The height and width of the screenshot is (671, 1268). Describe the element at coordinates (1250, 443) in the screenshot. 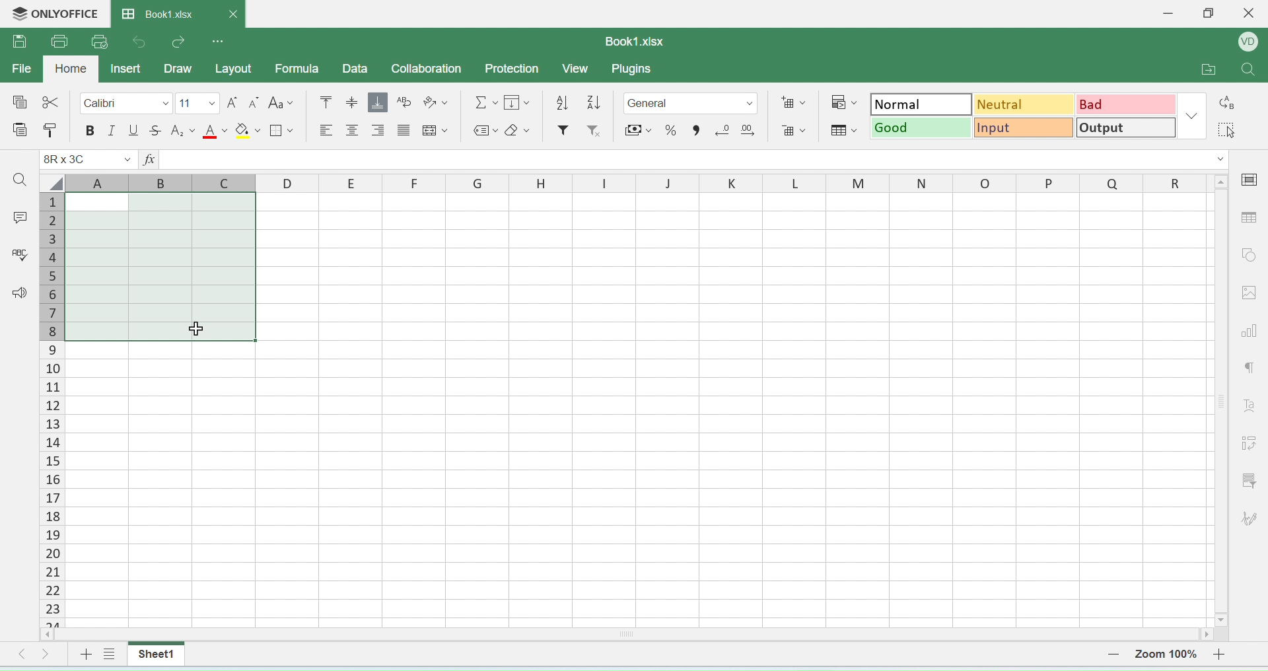

I see `adjust cells` at that location.